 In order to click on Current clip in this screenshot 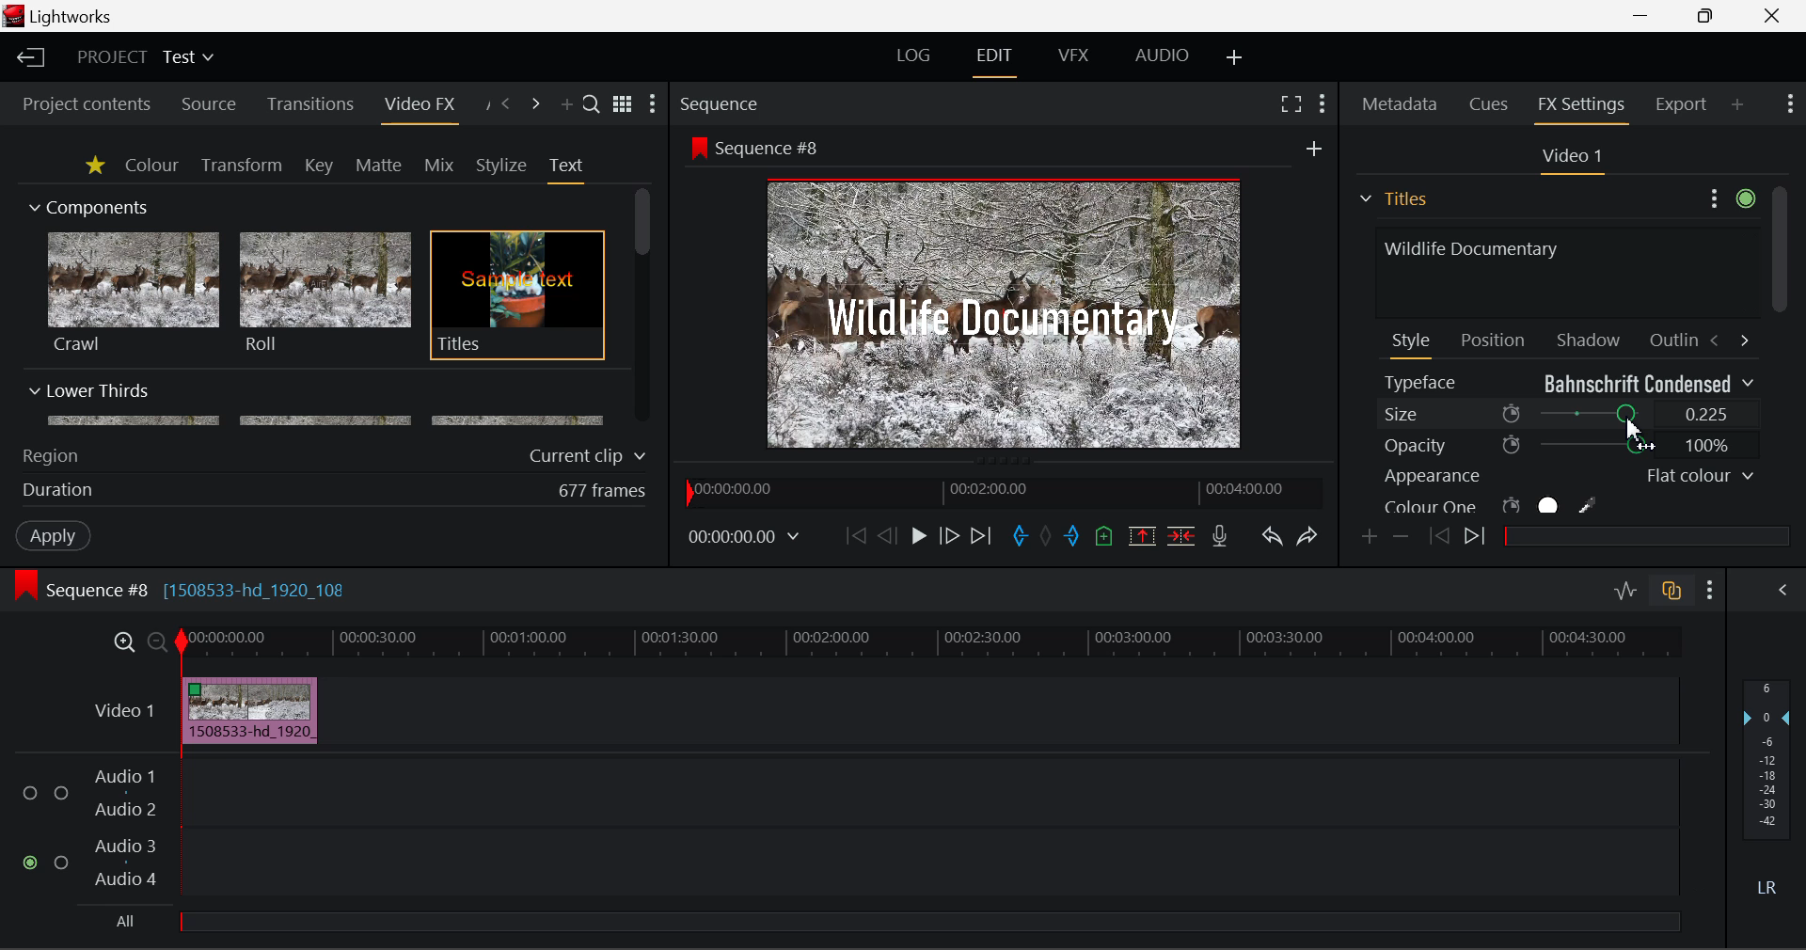, I will do `click(592, 456)`.